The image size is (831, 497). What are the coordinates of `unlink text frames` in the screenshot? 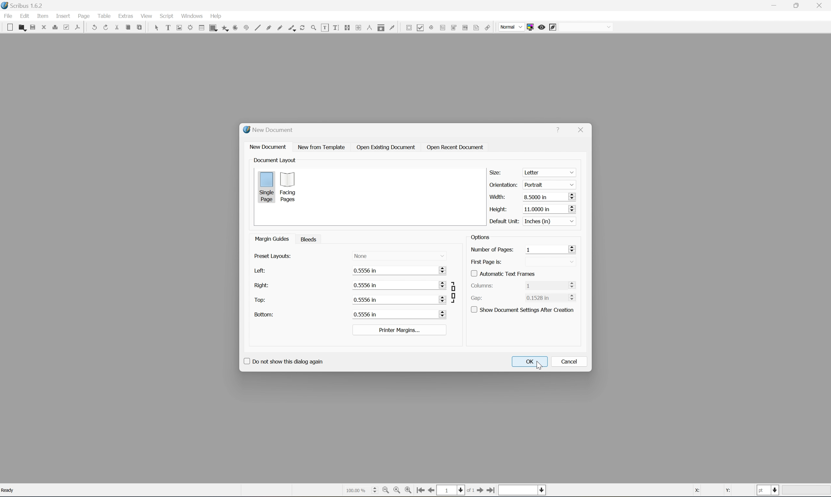 It's located at (359, 27).